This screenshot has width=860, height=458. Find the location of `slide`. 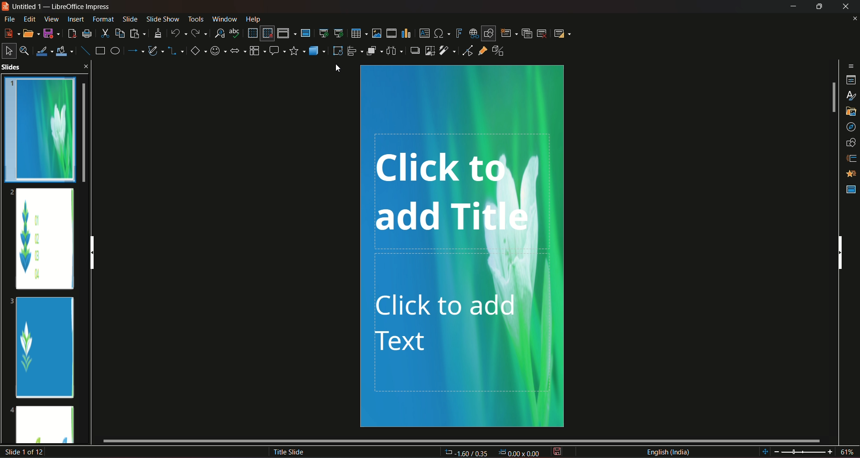

slide is located at coordinates (130, 19).